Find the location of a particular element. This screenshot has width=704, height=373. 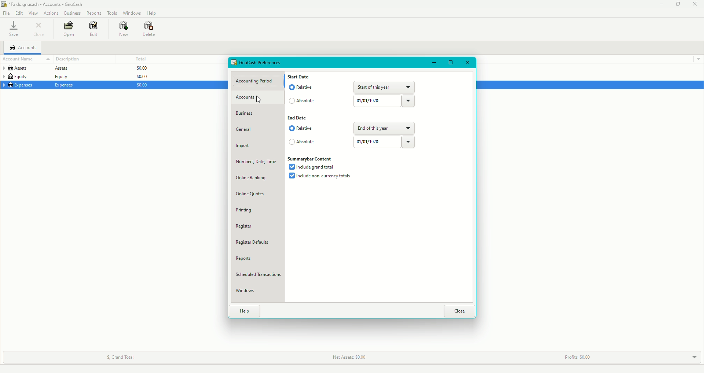

View is located at coordinates (33, 13).